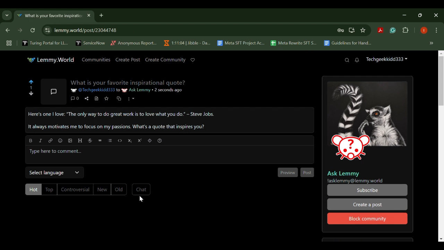  Describe the element at coordinates (368, 119) in the screenshot. I see `Community Media` at that location.